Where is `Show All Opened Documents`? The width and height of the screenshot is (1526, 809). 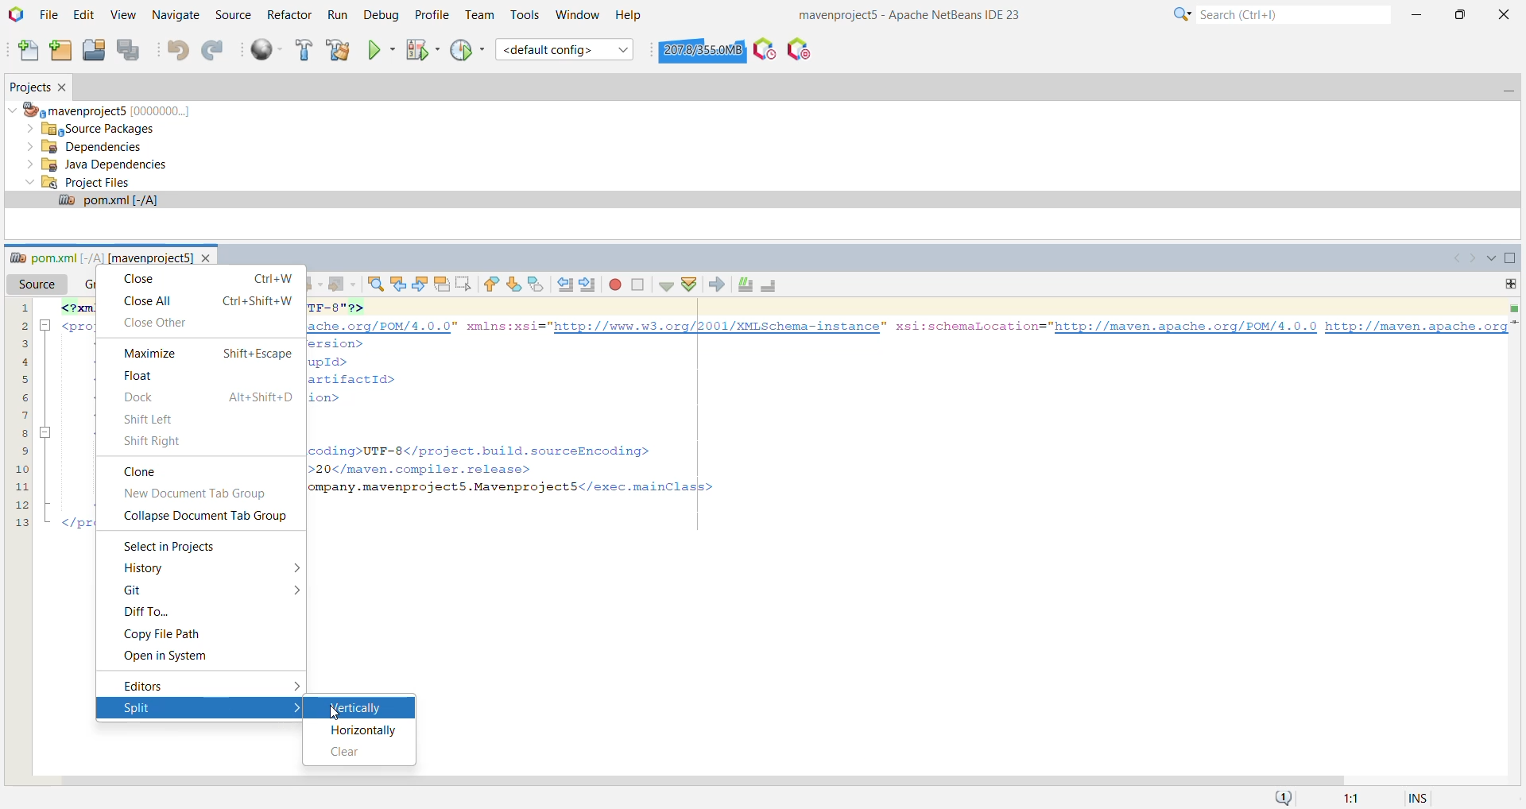 Show All Opened Documents is located at coordinates (1489, 257).